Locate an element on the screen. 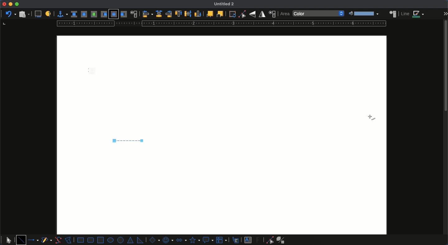 This screenshot has height=245, width=448. stars and banners is located at coordinates (194, 240).